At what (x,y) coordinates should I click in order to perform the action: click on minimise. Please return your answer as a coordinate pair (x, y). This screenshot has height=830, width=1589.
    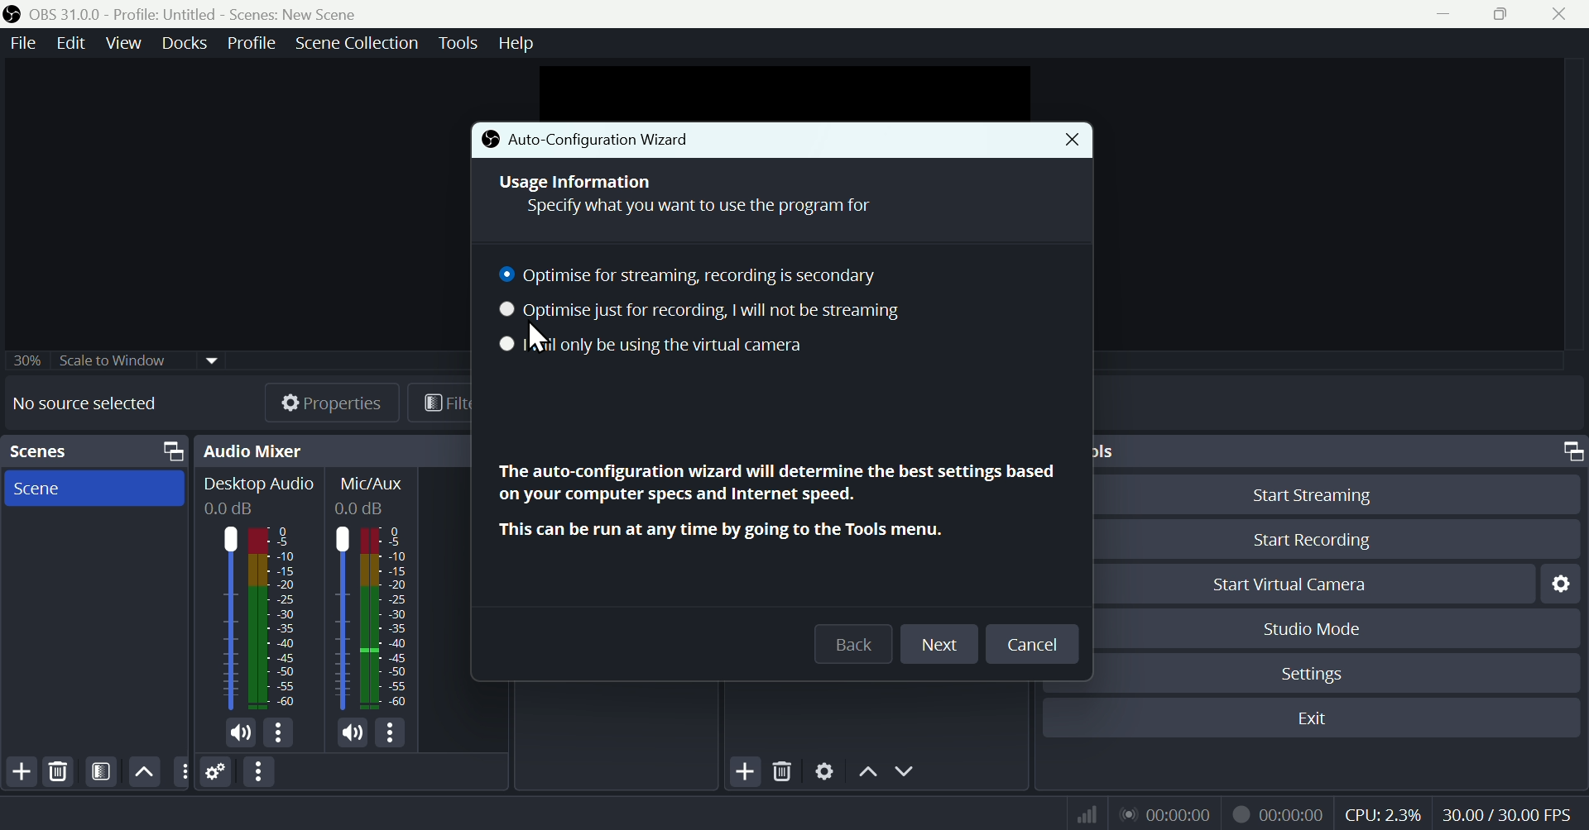
    Looking at the image, I should click on (1438, 13).